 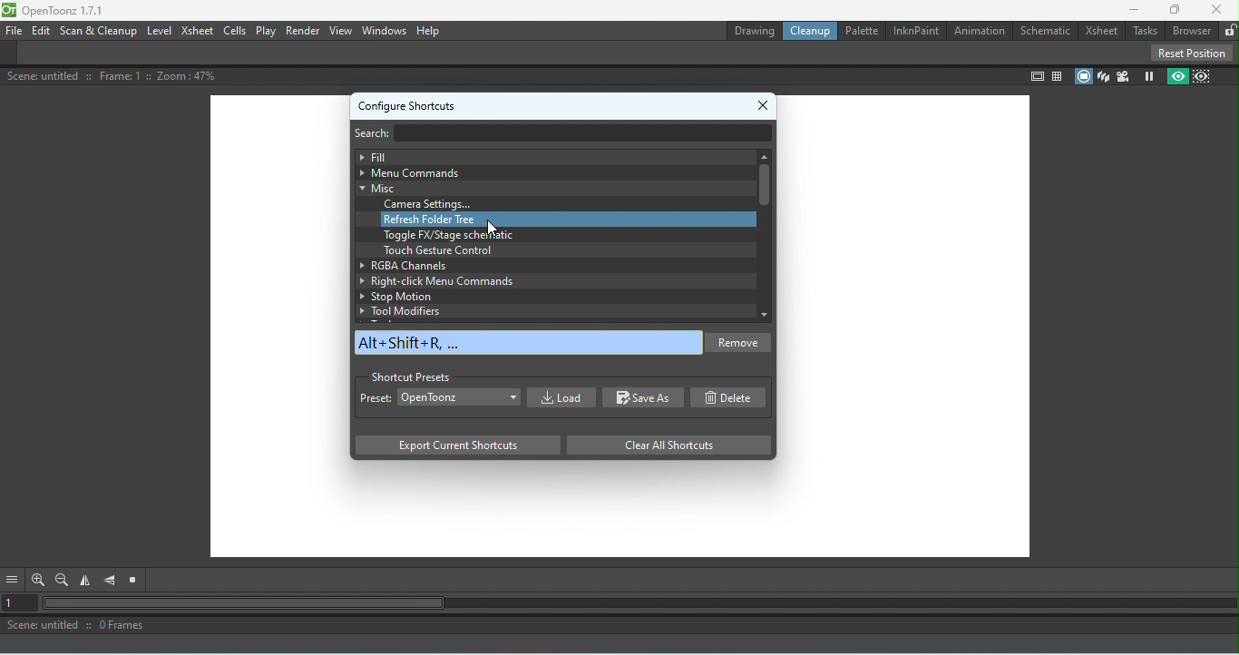 I want to click on Sub-camera preview, so click(x=1203, y=76).